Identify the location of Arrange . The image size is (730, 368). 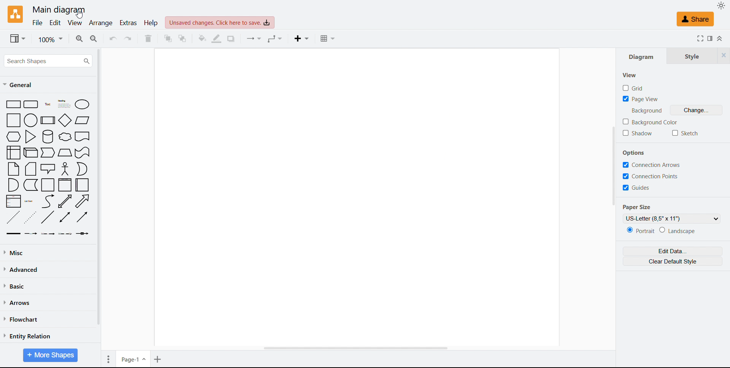
(100, 23).